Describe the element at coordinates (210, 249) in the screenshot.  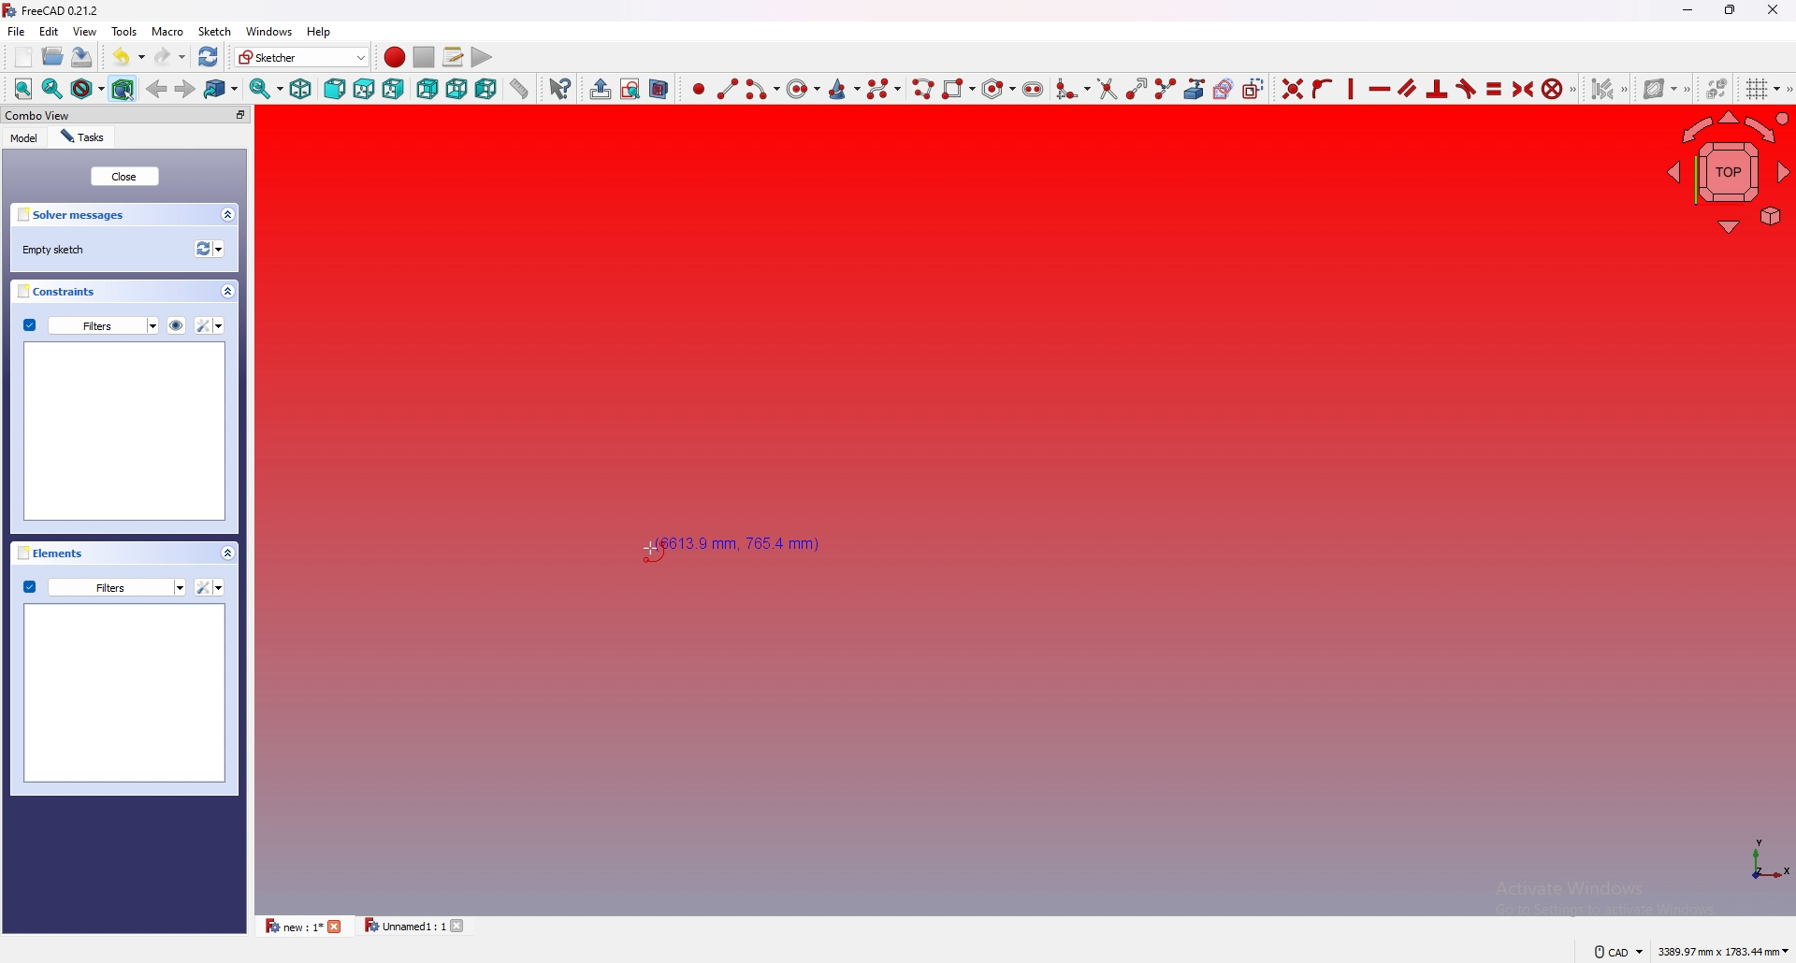
I see `recomputation of active document` at that location.